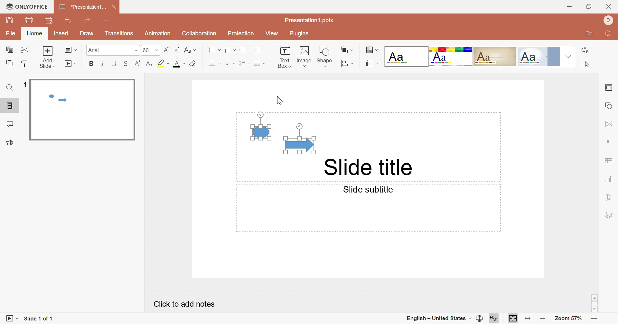 Image resolution: width=618 pixels, height=324 pixels. Describe the element at coordinates (23, 51) in the screenshot. I see `Cut` at that location.